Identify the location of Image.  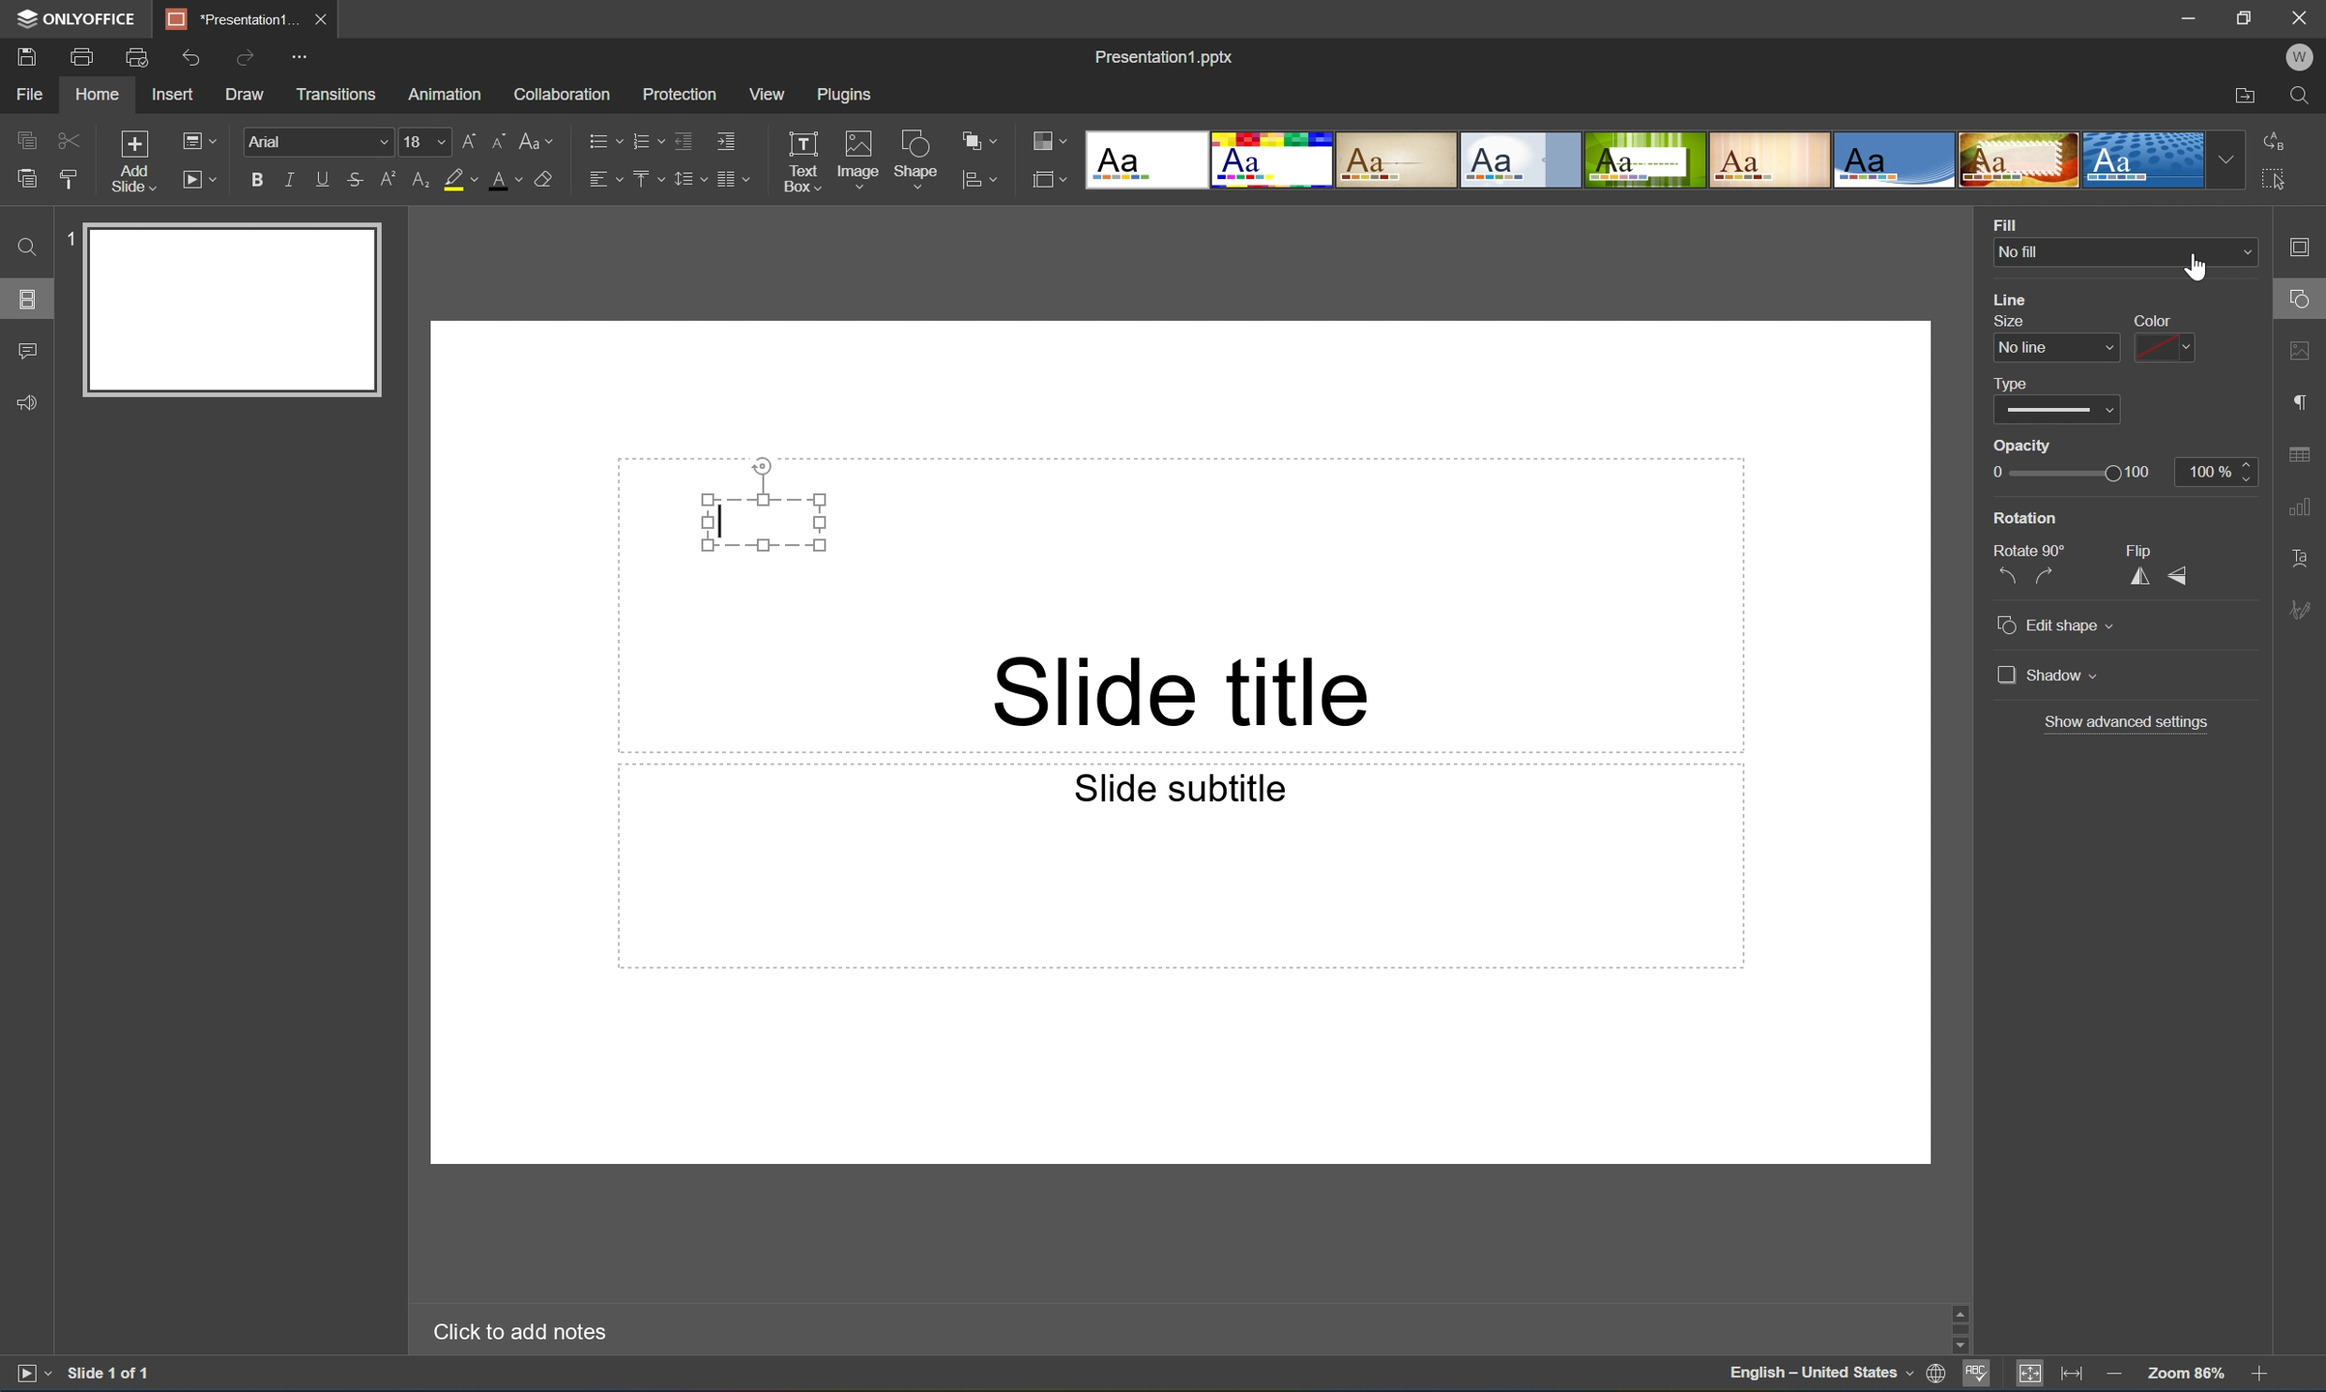
(859, 164).